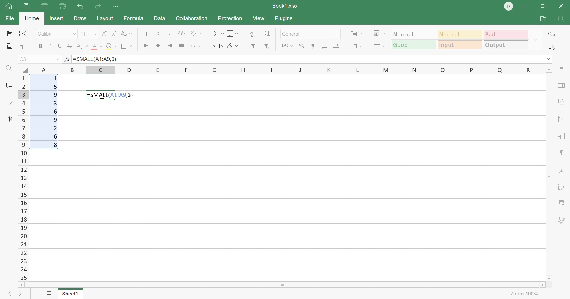  I want to click on Font size, so click(88, 33).